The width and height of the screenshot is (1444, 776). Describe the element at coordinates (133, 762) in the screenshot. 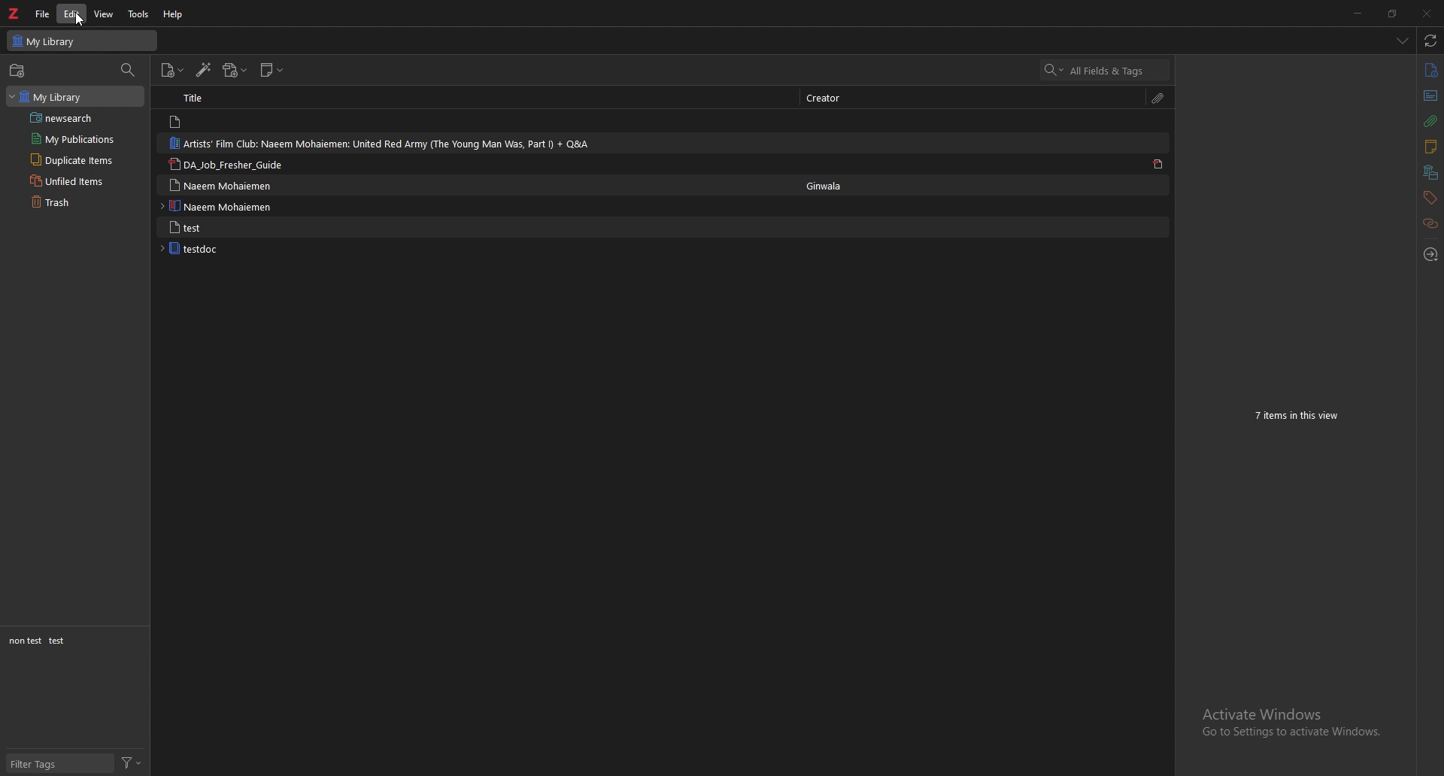

I see `filter` at that location.